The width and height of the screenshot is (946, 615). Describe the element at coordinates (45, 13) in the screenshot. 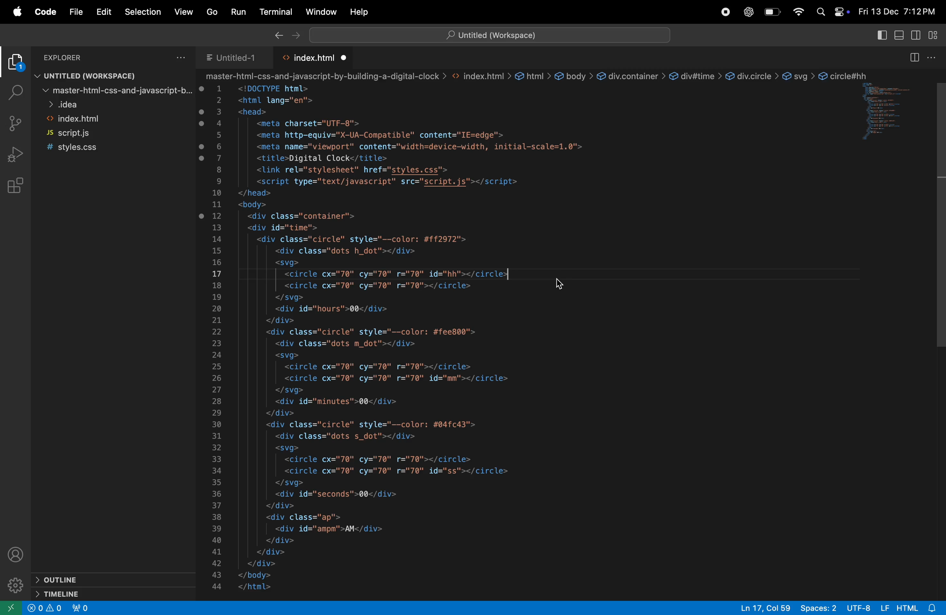

I see `code` at that location.